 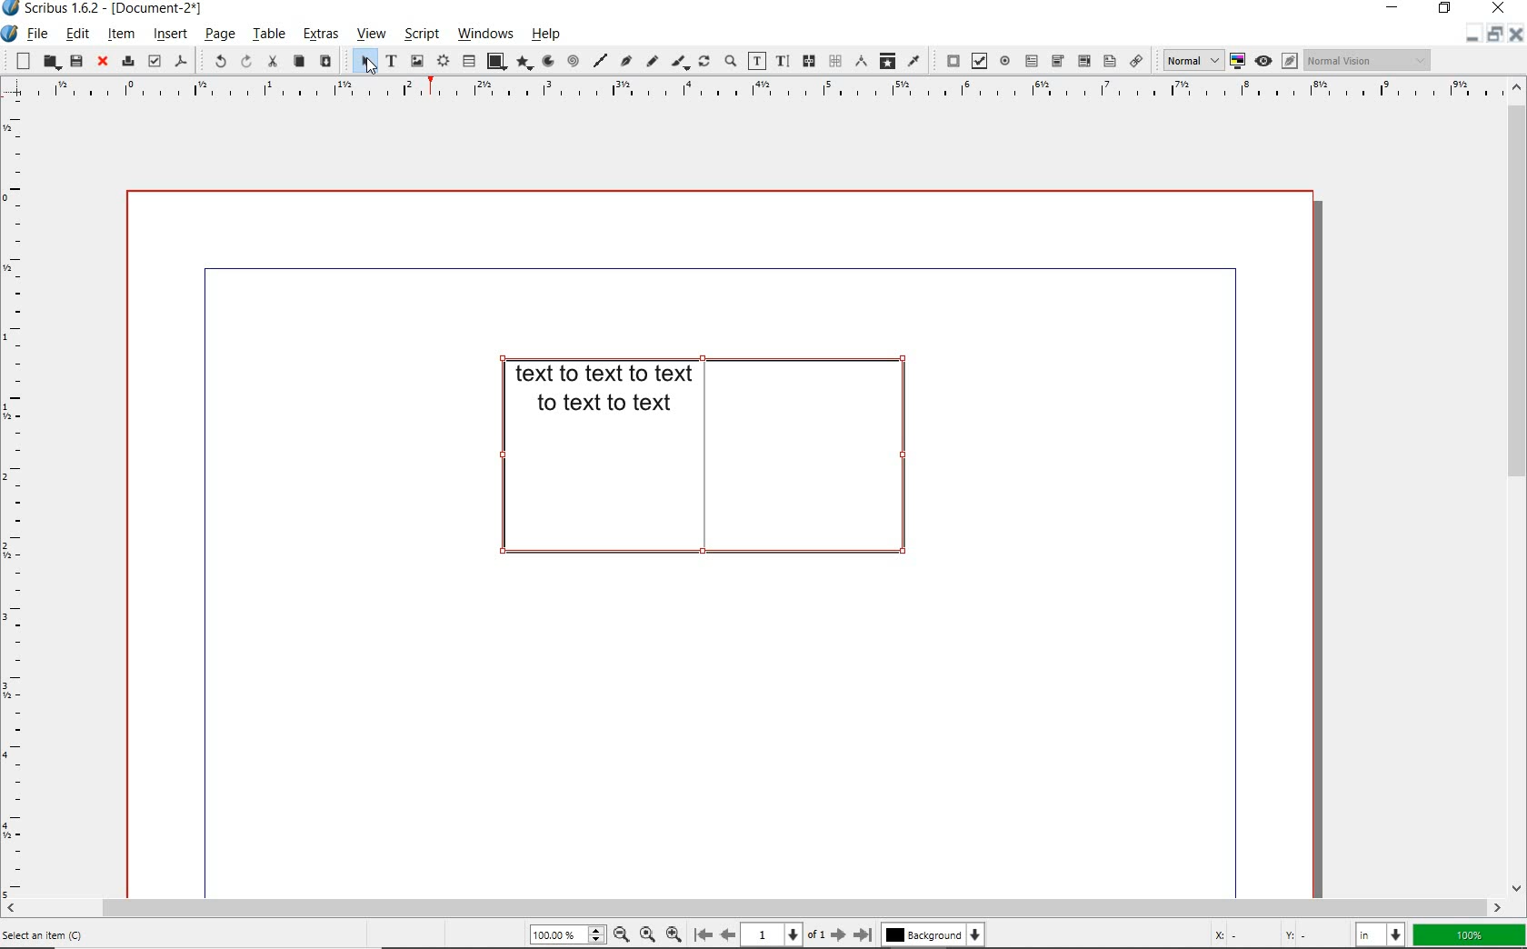 What do you see at coordinates (442, 60) in the screenshot?
I see `render frame` at bounding box center [442, 60].